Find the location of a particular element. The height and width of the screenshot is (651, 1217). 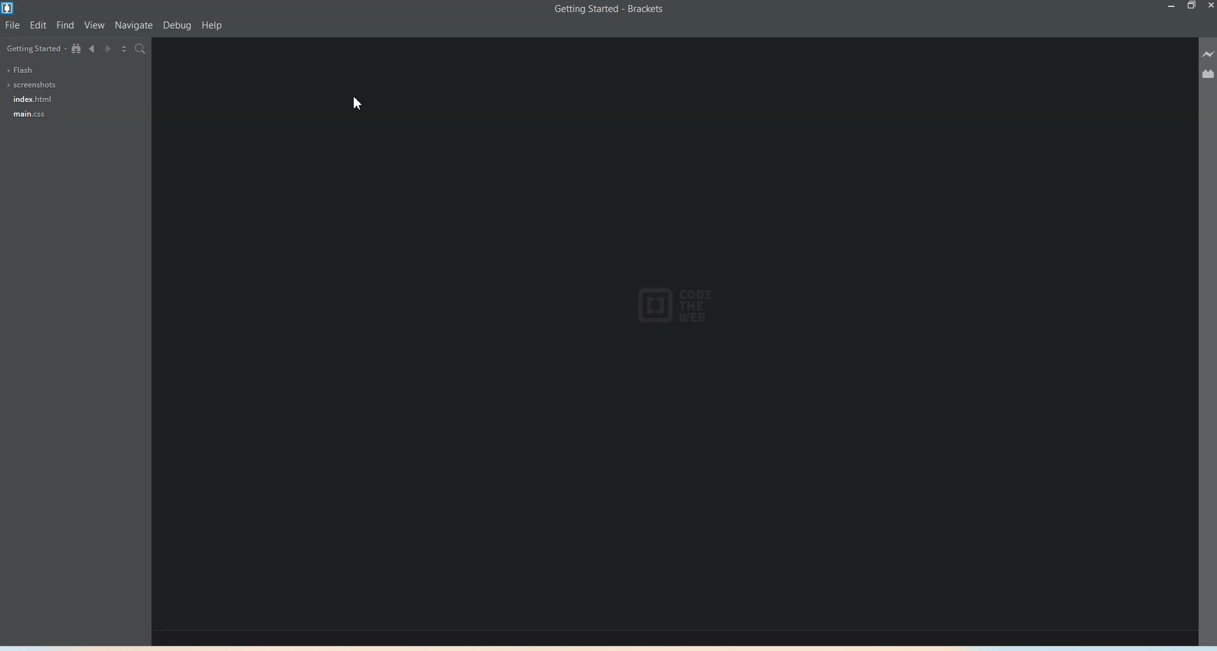

Navigate Backwards is located at coordinates (93, 49).